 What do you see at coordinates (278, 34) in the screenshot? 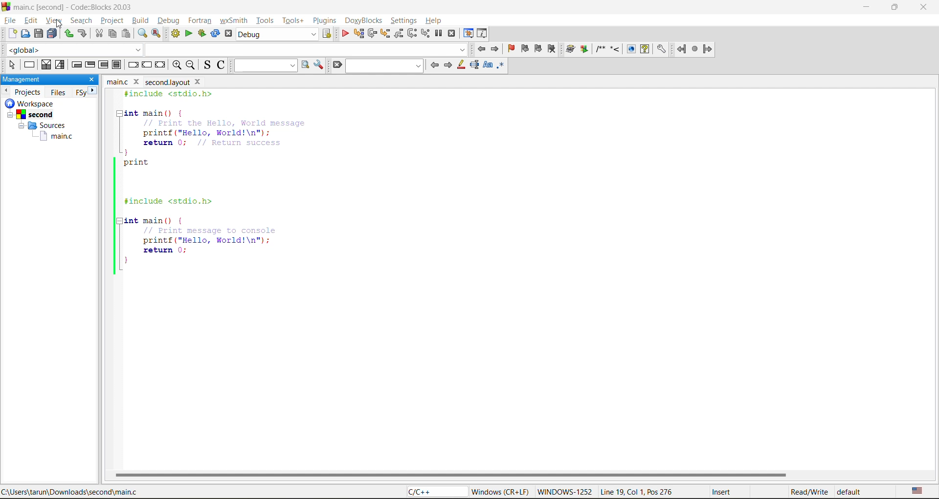
I see `build target` at bounding box center [278, 34].